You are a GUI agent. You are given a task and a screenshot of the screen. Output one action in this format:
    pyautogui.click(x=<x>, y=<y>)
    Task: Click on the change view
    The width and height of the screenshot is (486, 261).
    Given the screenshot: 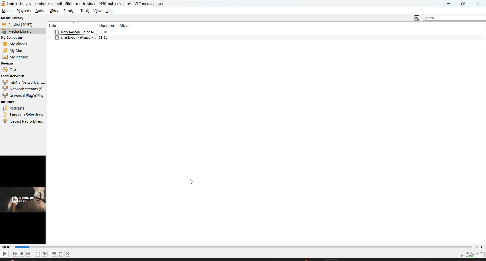 What is the action you would take?
    pyautogui.click(x=416, y=18)
    